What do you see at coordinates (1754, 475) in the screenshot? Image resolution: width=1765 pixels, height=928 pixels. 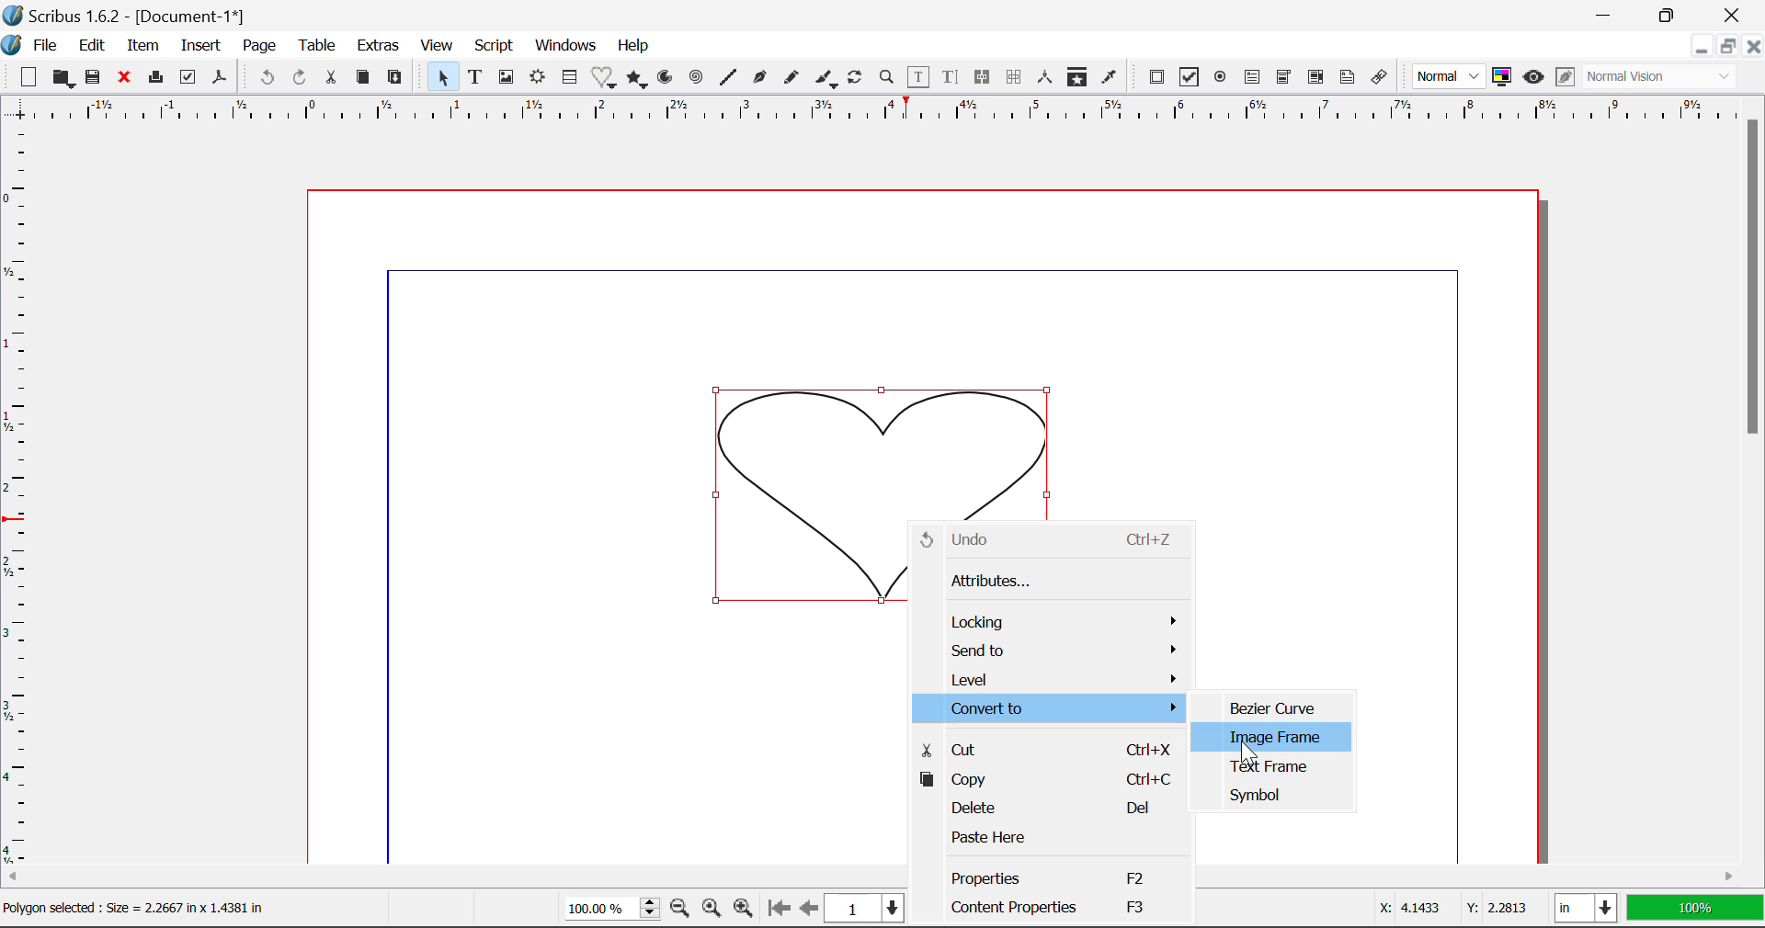 I see `Scroll Bar` at bounding box center [1754, 475].